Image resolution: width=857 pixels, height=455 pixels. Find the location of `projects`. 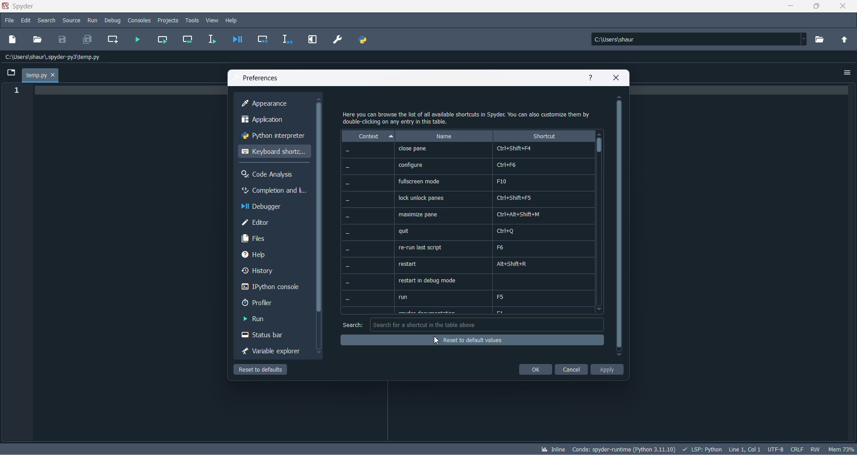

projects is located at coordinates (167, 21).